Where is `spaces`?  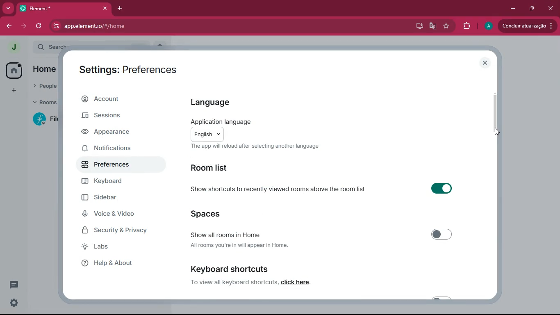 spaces is located at coordinates (212, 214).